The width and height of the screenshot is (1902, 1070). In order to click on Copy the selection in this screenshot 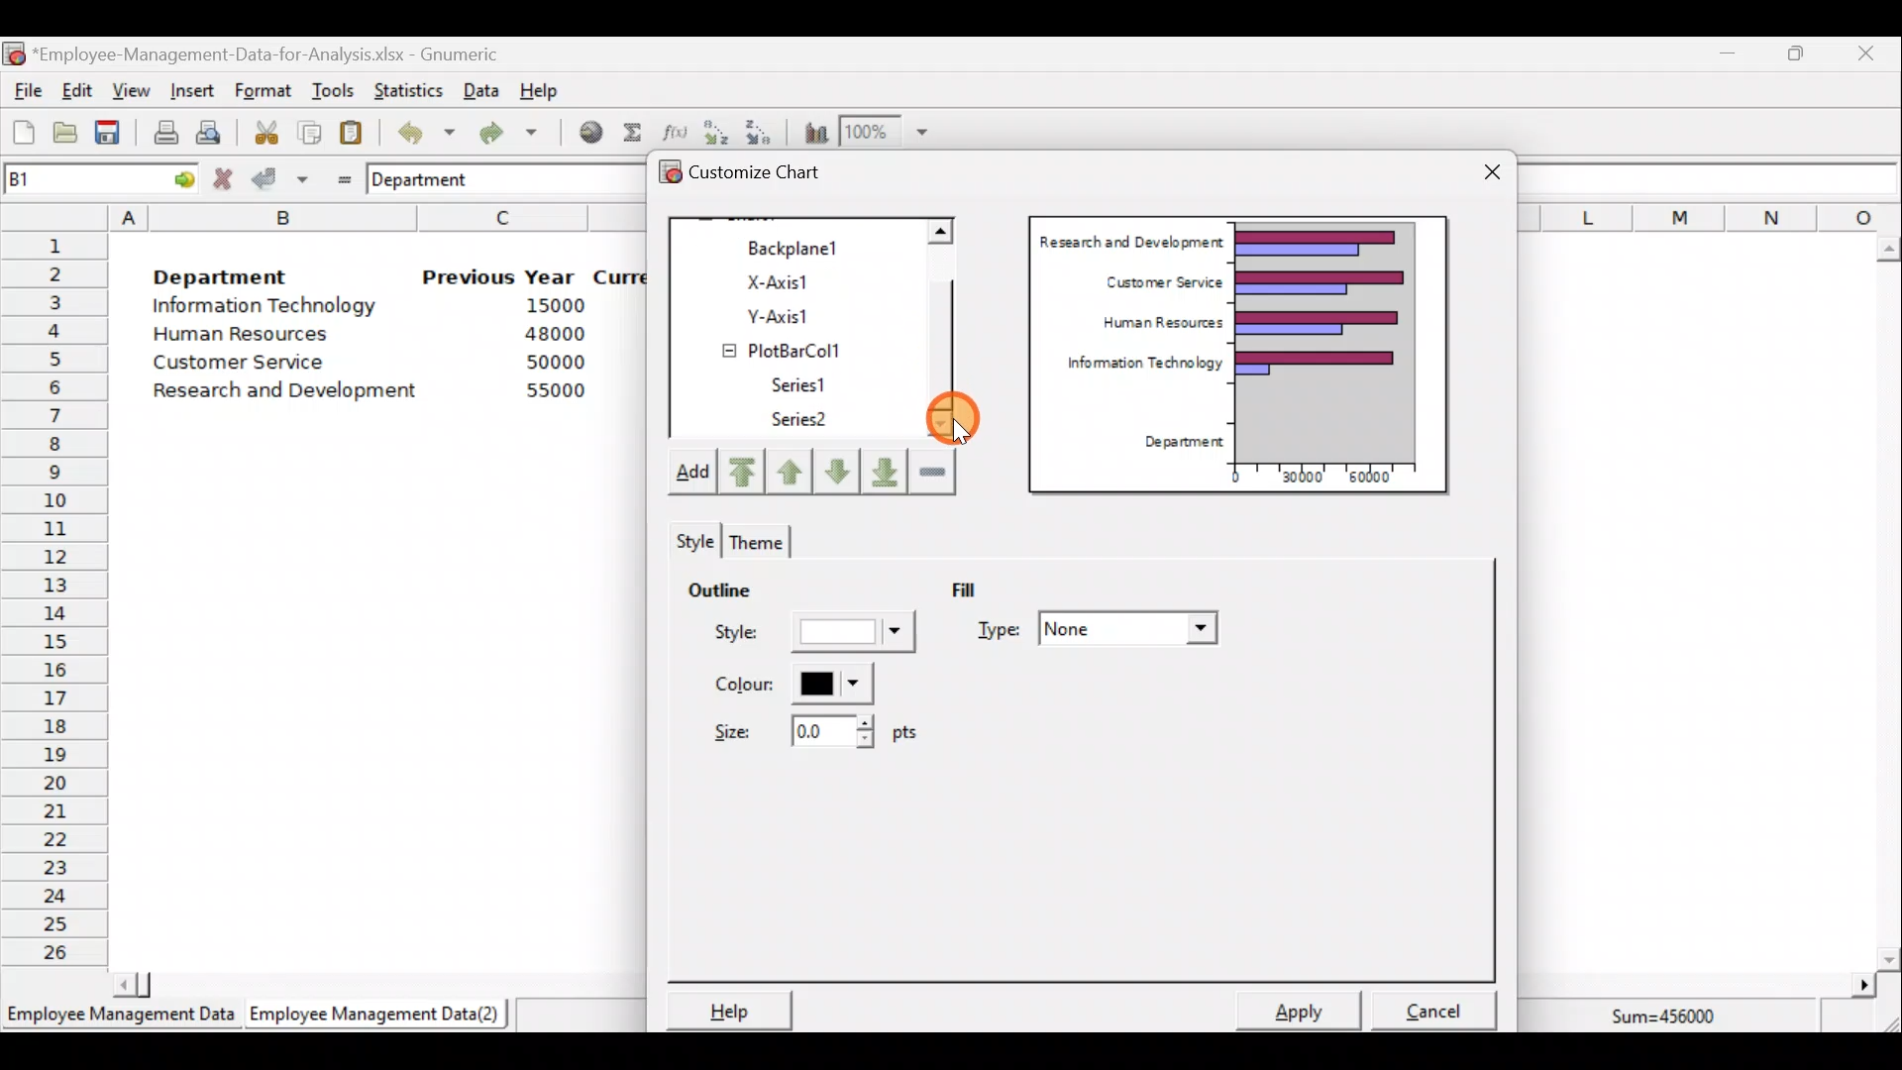, I will do `click(308, 129)`.